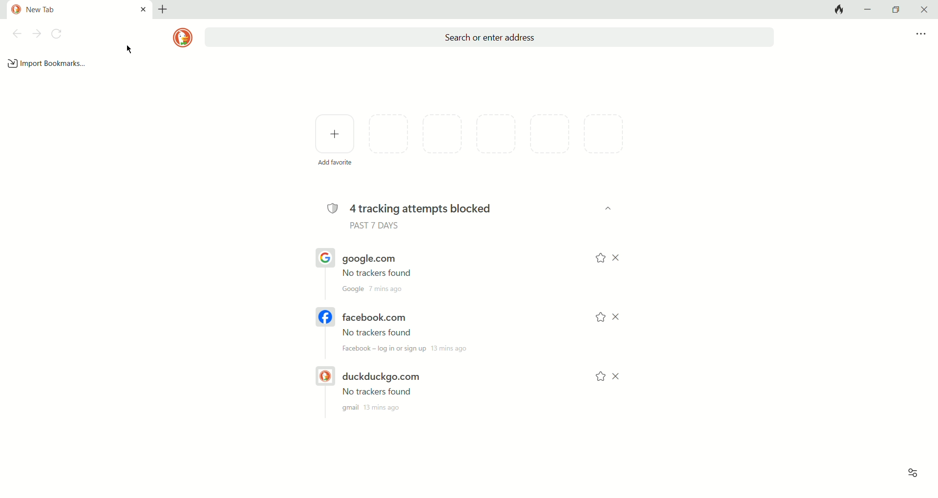 The height and width of the screenshot is (498, 938). Describe the element at coordinates (616, 258) in the screenshot. I see `CLOSE` at that location.